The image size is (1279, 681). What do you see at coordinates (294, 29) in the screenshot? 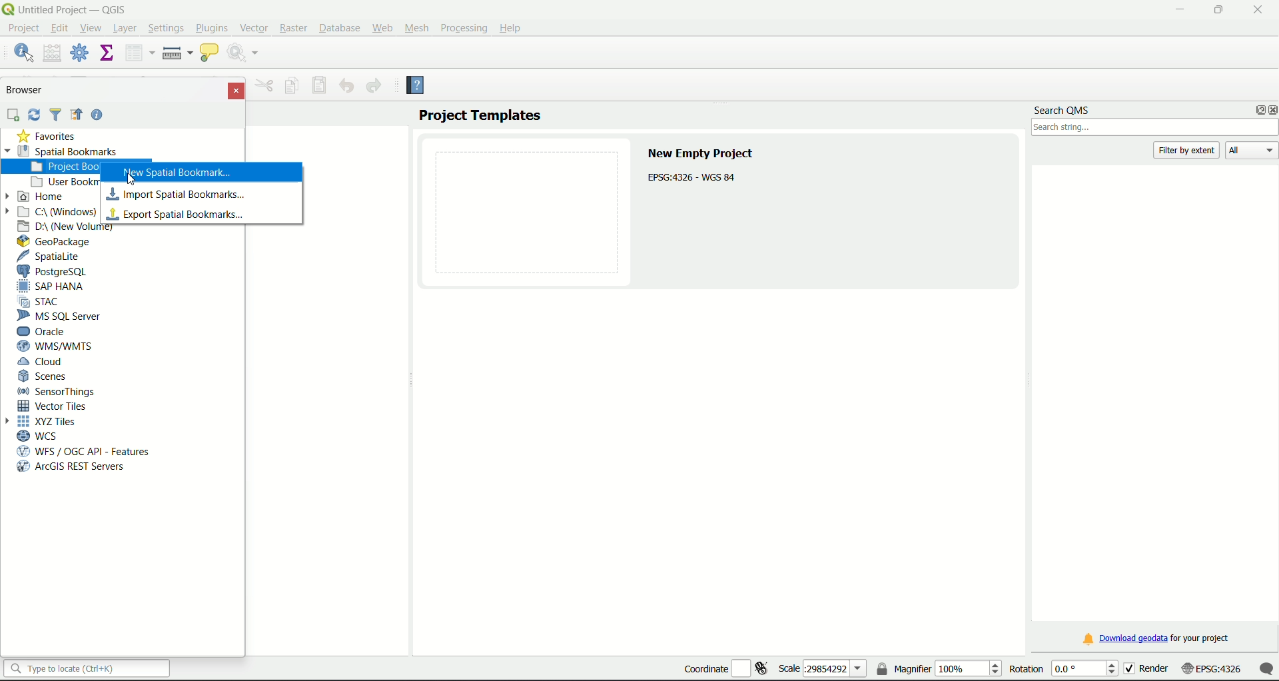
I see `Raster` at bounding box center [294, 29].